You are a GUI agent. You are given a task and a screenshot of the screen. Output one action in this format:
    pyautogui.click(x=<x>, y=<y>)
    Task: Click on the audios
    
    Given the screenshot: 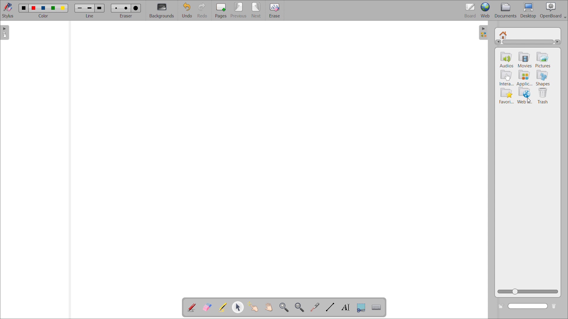 What is the action you would take?
    pyautogui.click(x=506, y=59)
    